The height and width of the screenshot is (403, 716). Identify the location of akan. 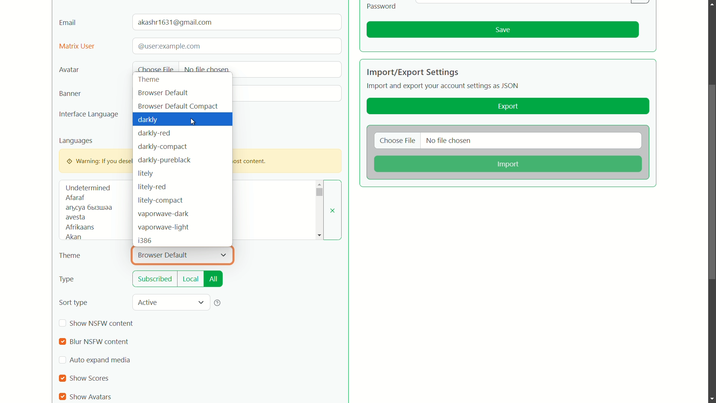
(72, 237).